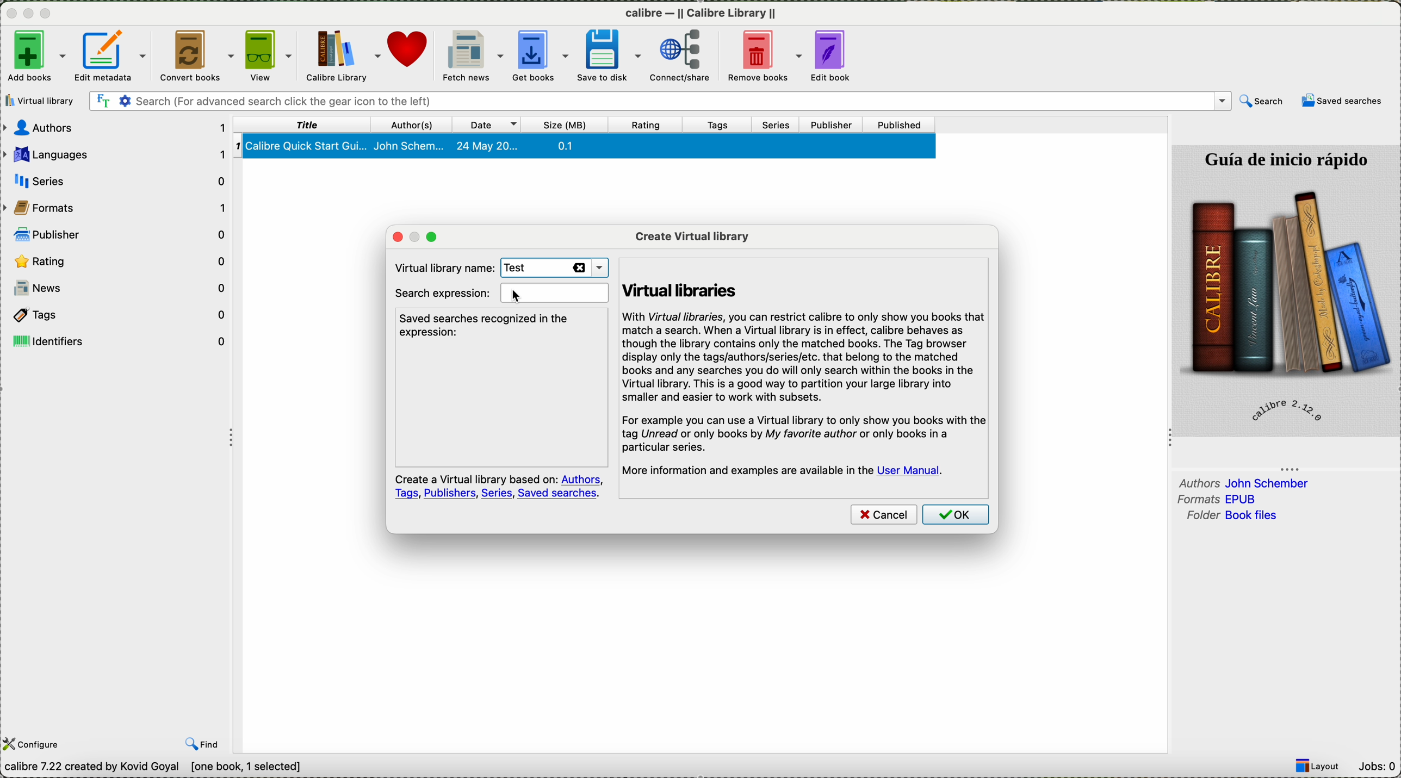 The width and height of the screenshot is (1401, 778). Describe the element at coordinates (1343, 101) in the screenshot. I see `saved searches` at that location.